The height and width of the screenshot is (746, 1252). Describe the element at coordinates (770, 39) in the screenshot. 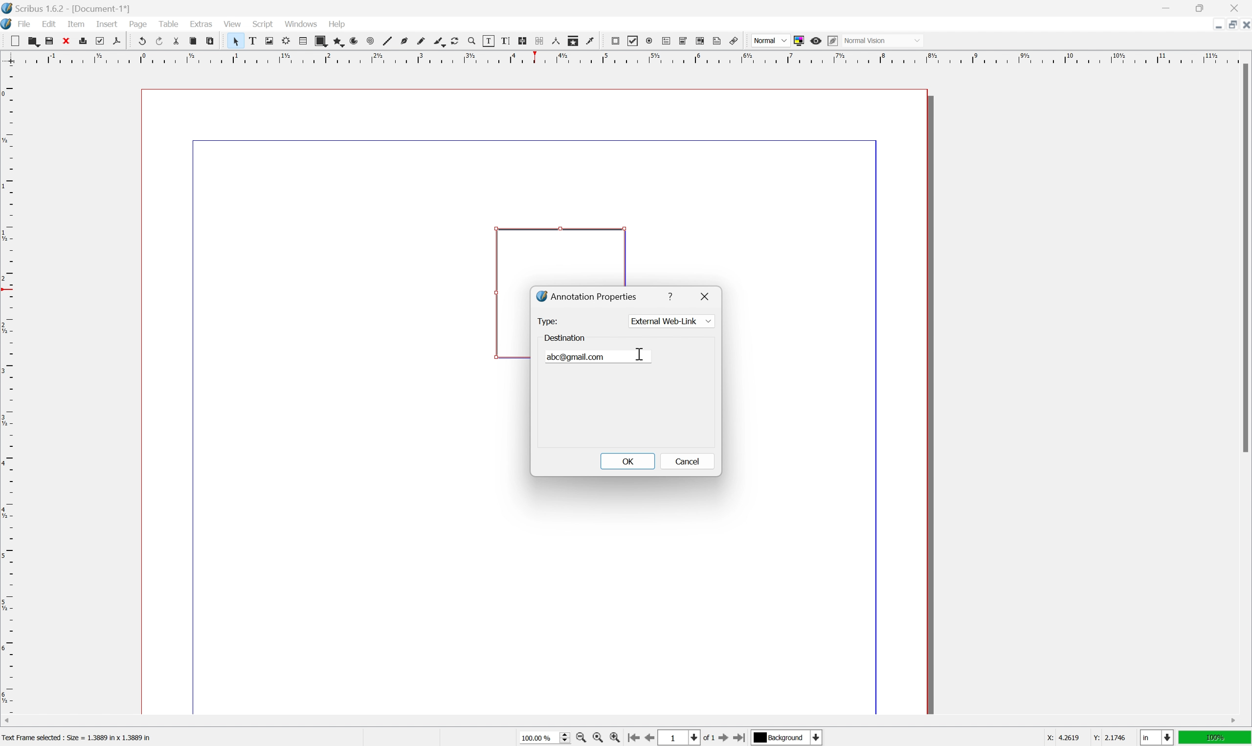

I see `normal` at that location.